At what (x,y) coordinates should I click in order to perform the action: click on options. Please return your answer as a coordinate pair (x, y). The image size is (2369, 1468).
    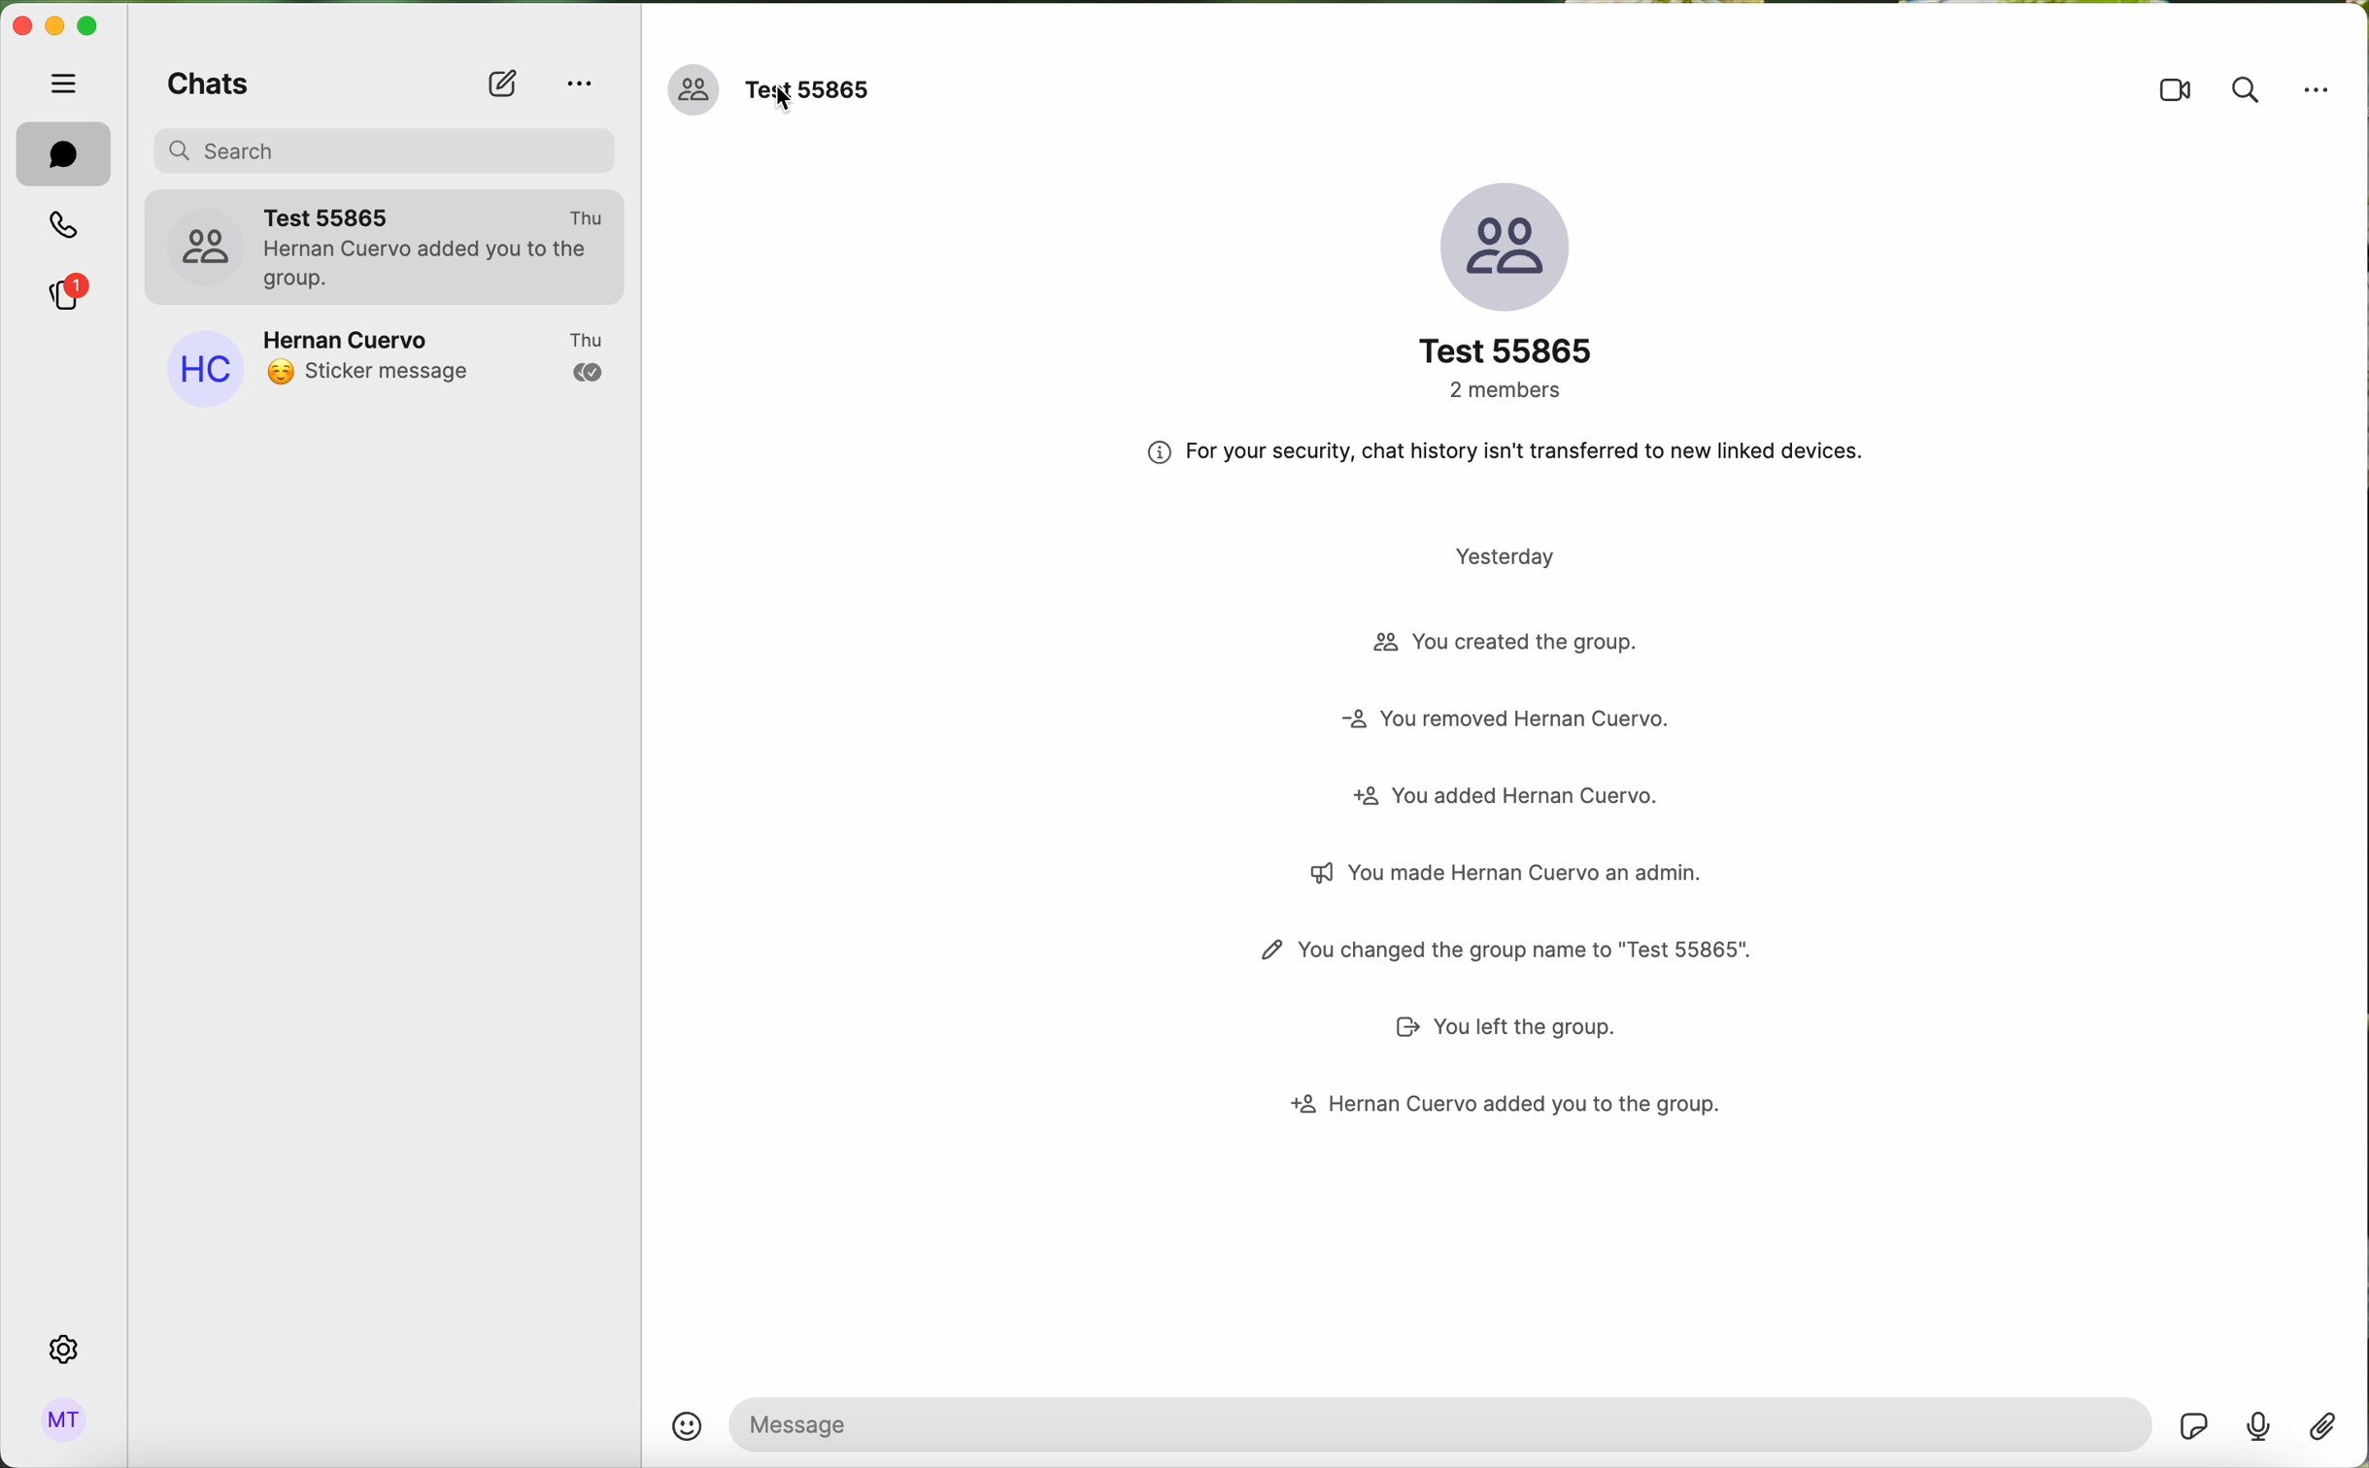
    Looking at the image, I should click on (577, 85).